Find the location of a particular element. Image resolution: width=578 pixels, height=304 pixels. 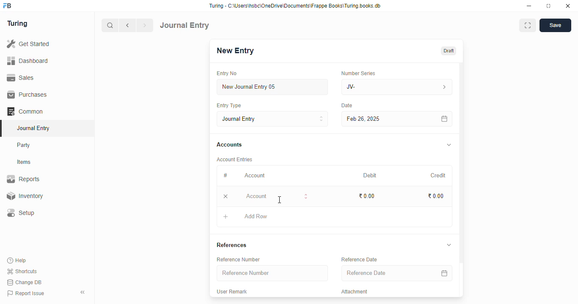

add row is located at coordinates (256, 216).